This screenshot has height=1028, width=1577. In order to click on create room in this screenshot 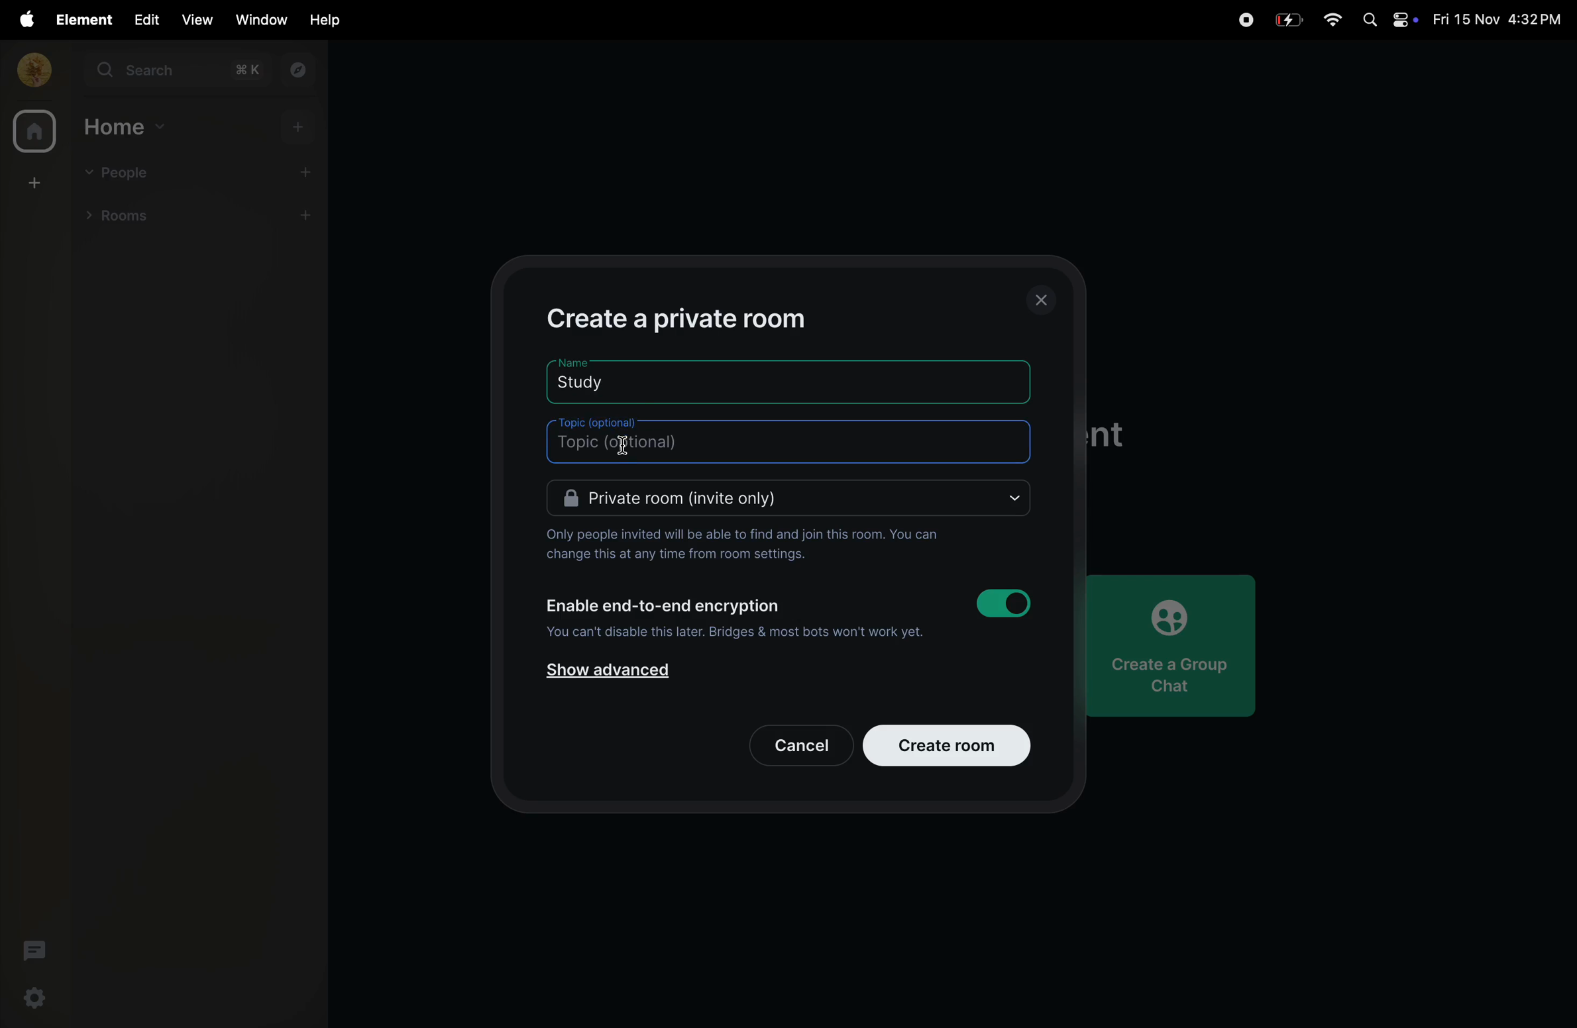, I will do `click(948, 744)`.